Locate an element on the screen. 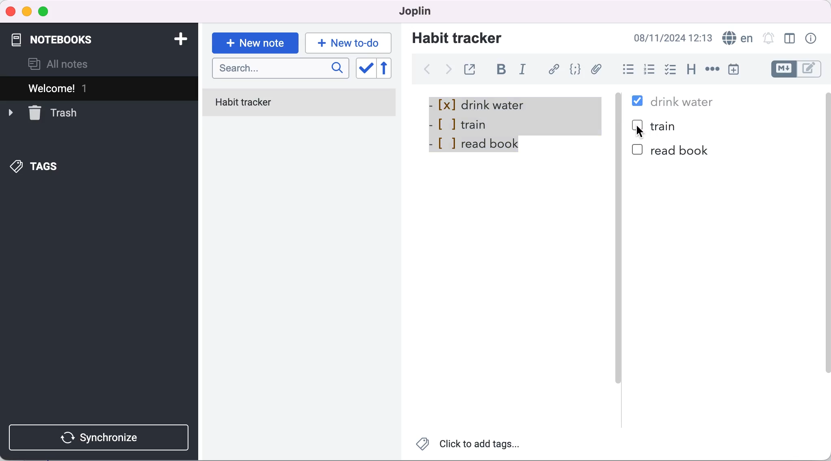 This screenshot has width=831, height=461. code is located at coordinates (576, 69).